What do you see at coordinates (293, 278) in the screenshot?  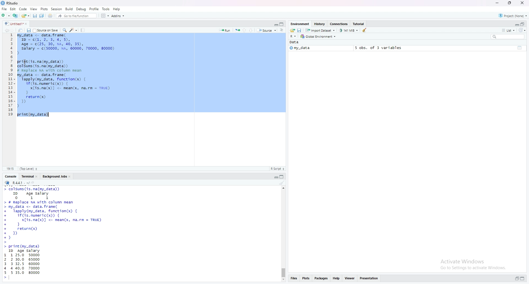 I see `files` at bounding box center [293, 278].